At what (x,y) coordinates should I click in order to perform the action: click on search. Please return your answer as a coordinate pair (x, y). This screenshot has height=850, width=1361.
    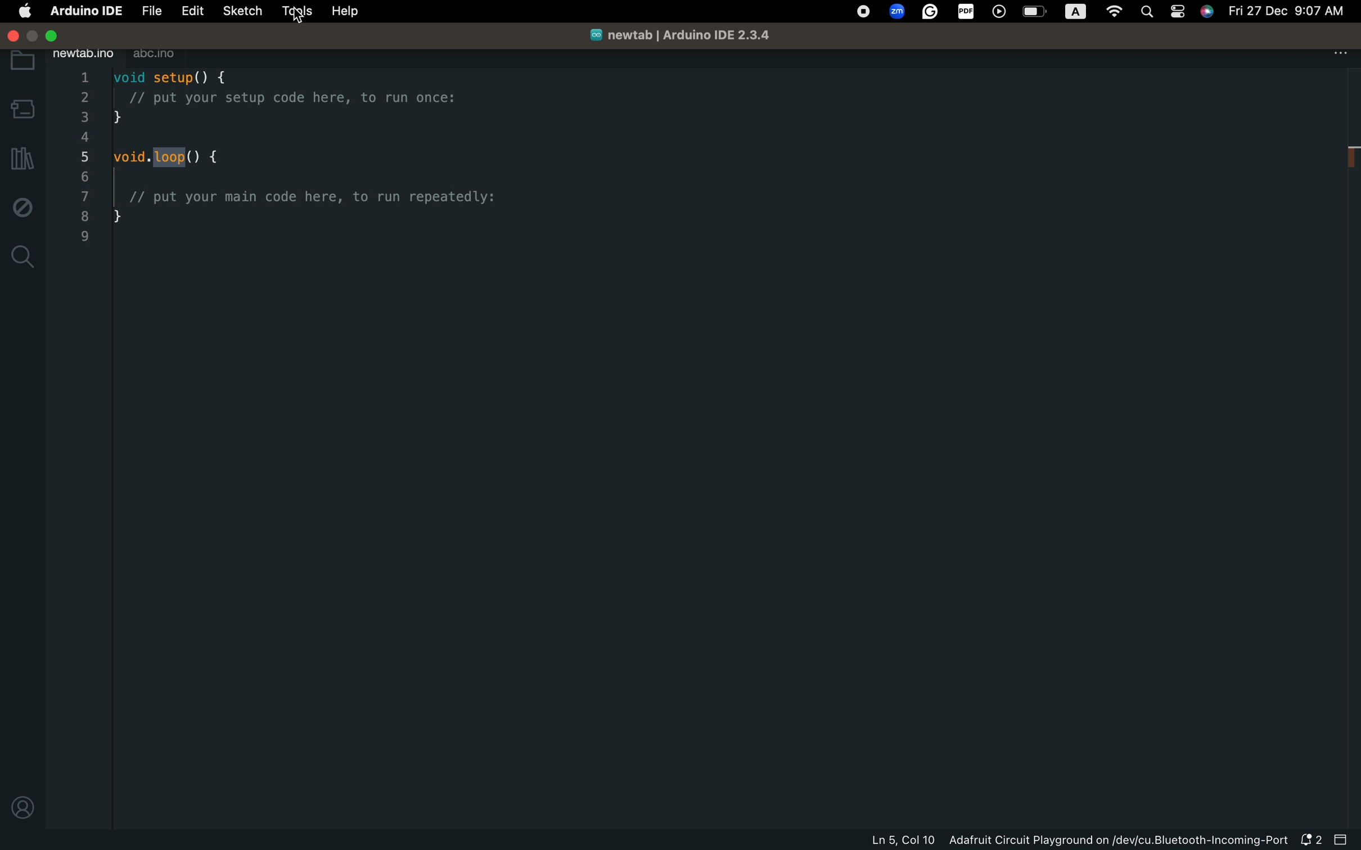
    Looking at the image, I should click on (21, 259).